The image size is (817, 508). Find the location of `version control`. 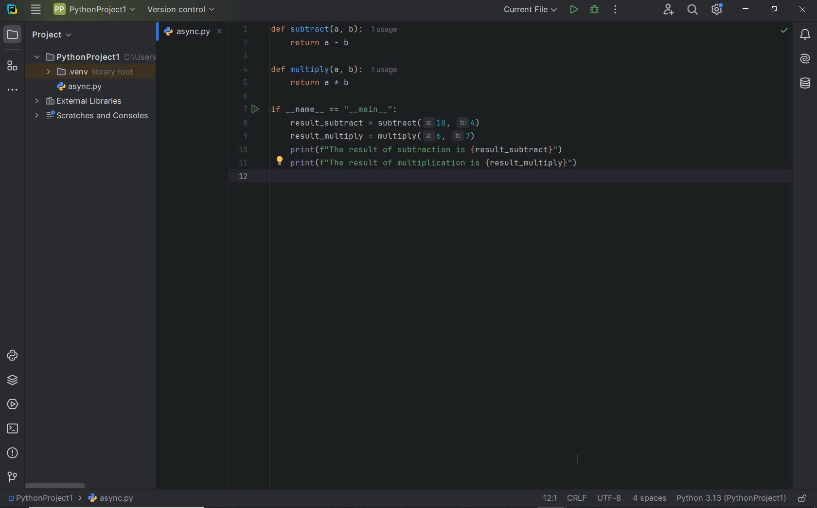

version control is located at coordinates (12, 478).